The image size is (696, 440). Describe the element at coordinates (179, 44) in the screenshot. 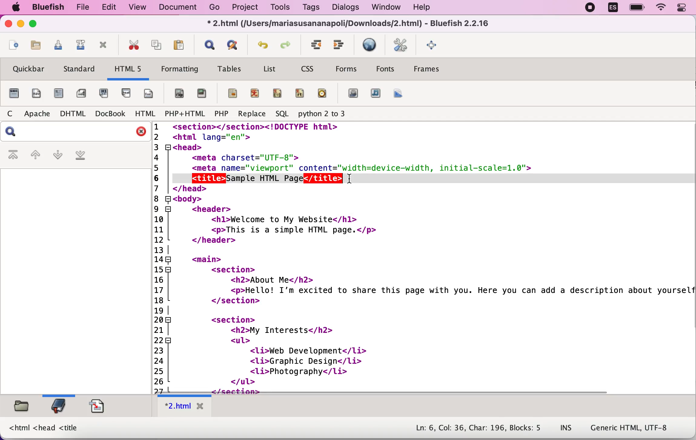

I see `paste` at that location.